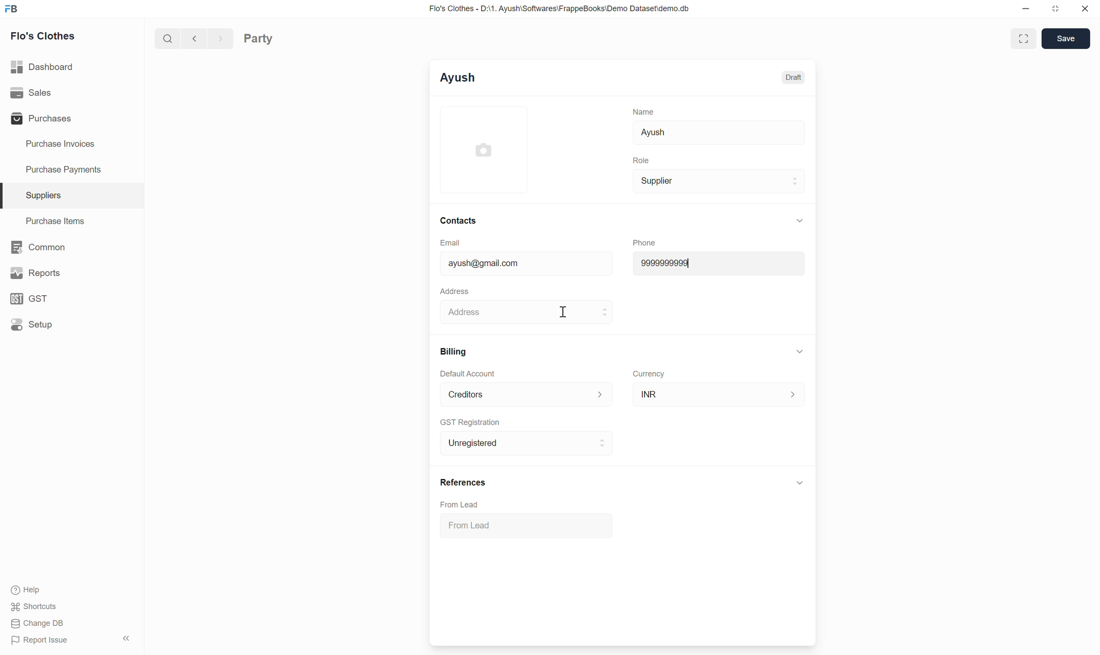 This screenshot has height=655, width=1100. Describe the element at coordinates (1023, 38) in the screenshot. I see `Toggle between form and full width` at that location.